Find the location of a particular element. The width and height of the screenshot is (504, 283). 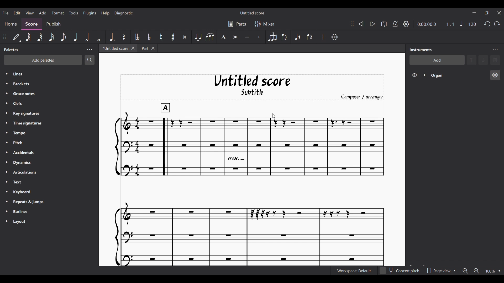

Toggle sharp is located at coordinates (173, 37).